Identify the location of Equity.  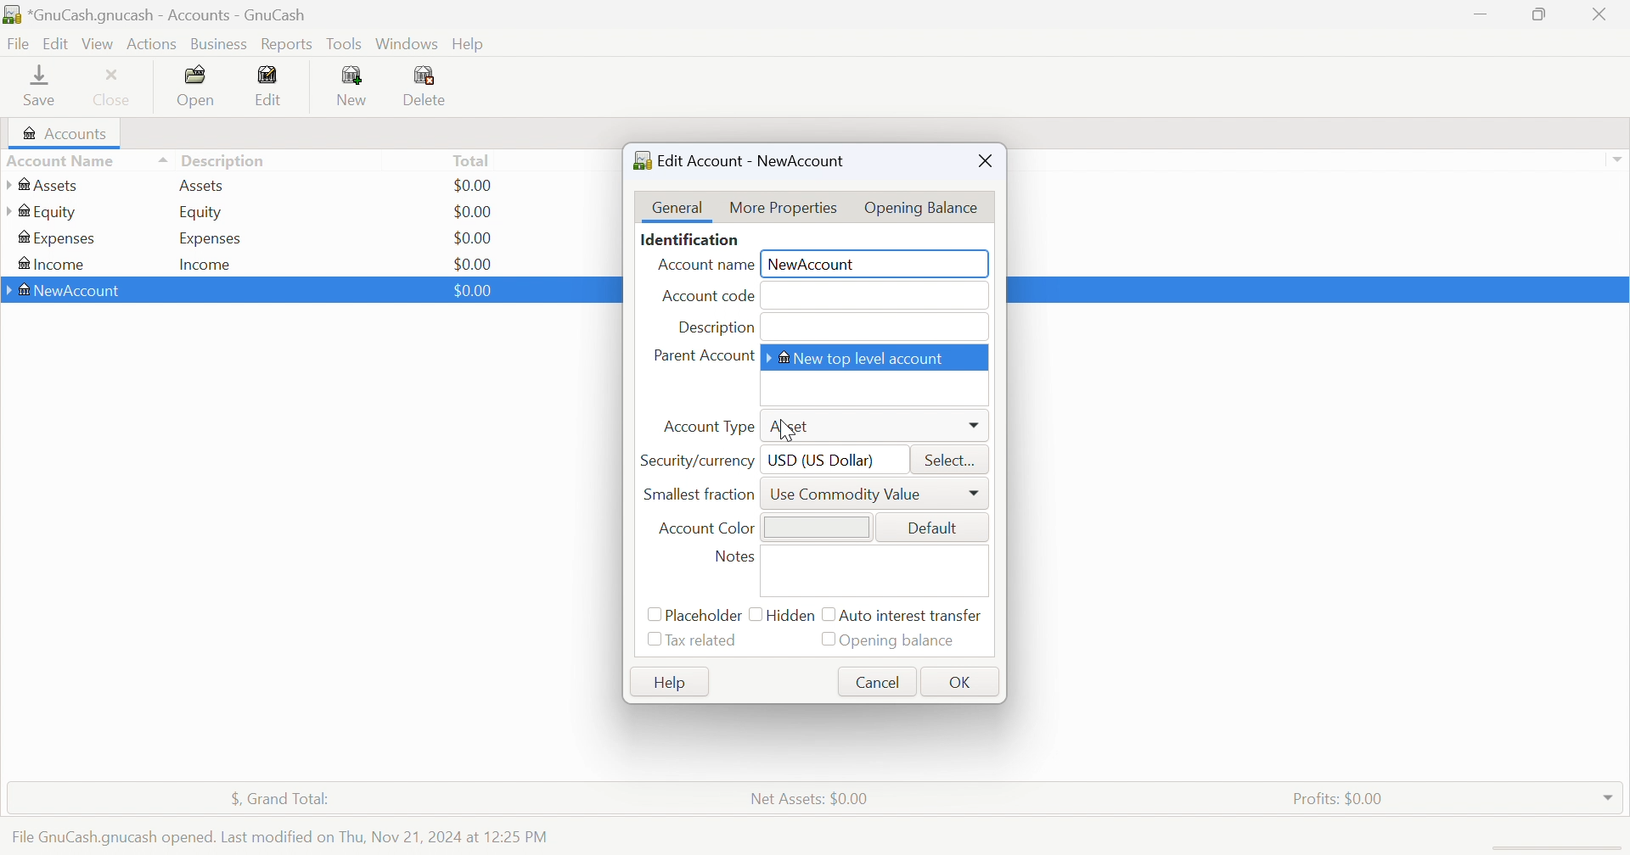
(203, 212).